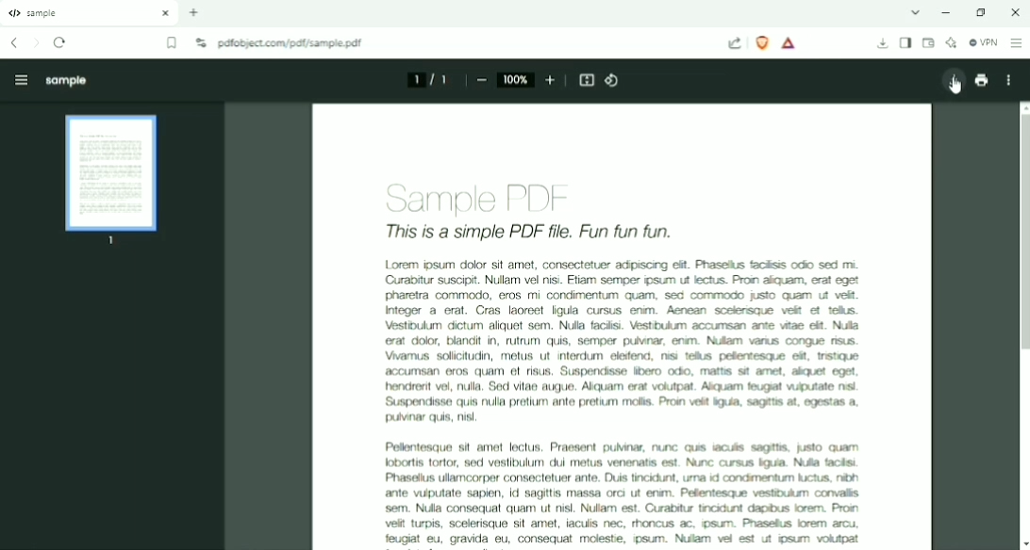  What do you see at coordinates (983, 42) in the screenshot?
I see `Brave Firewall + VPN` at bounding box center [983, 42].